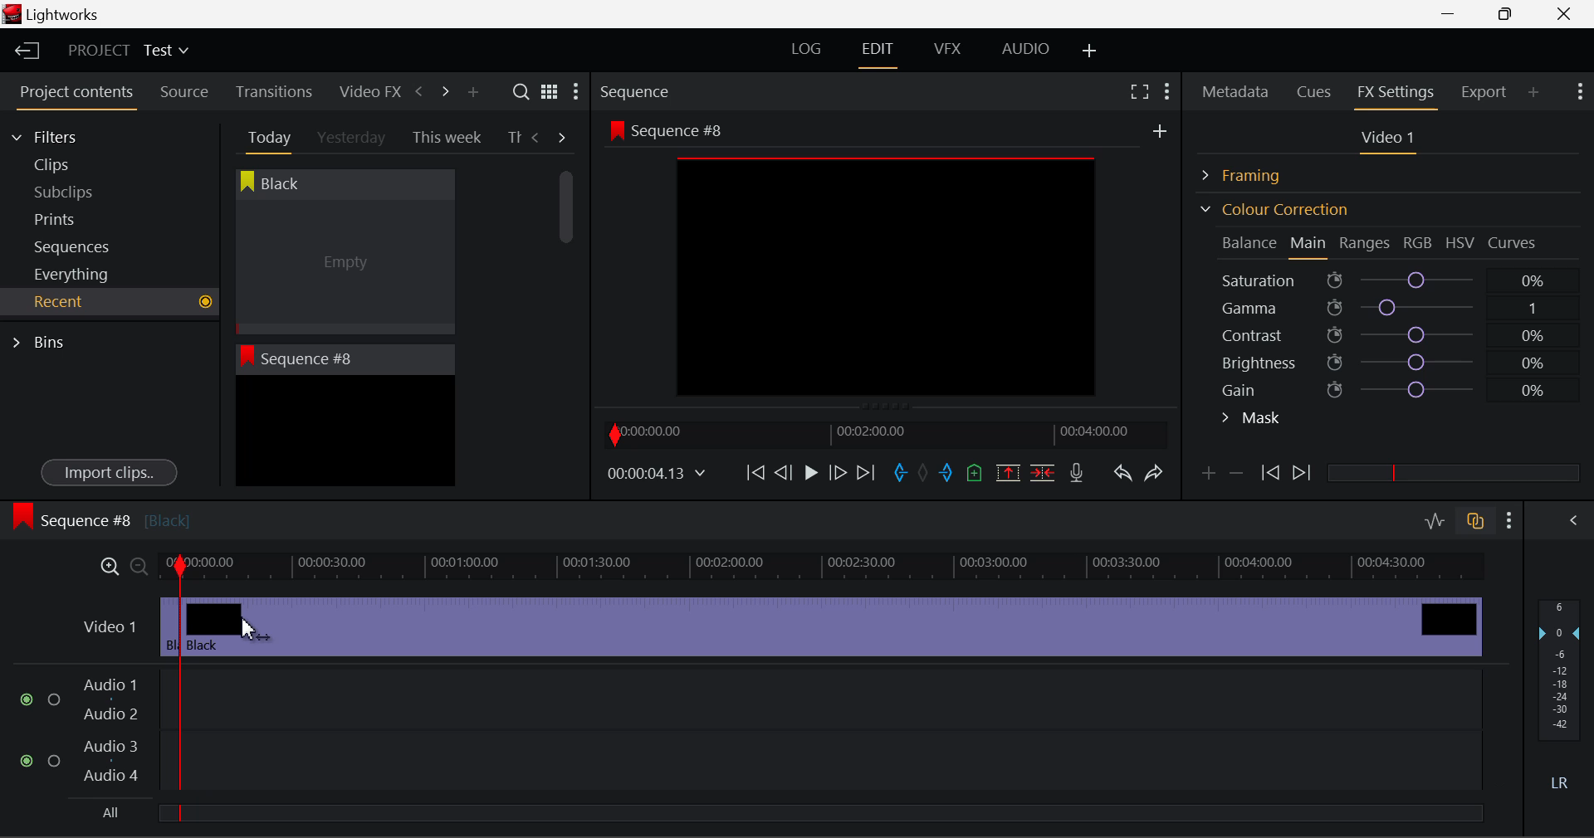 The height and width of the screenshot is (838, 1594). What do you see at coordinates (80, 192) in the screenshot?
I see `Subclips` at bounding box center [80, 192].